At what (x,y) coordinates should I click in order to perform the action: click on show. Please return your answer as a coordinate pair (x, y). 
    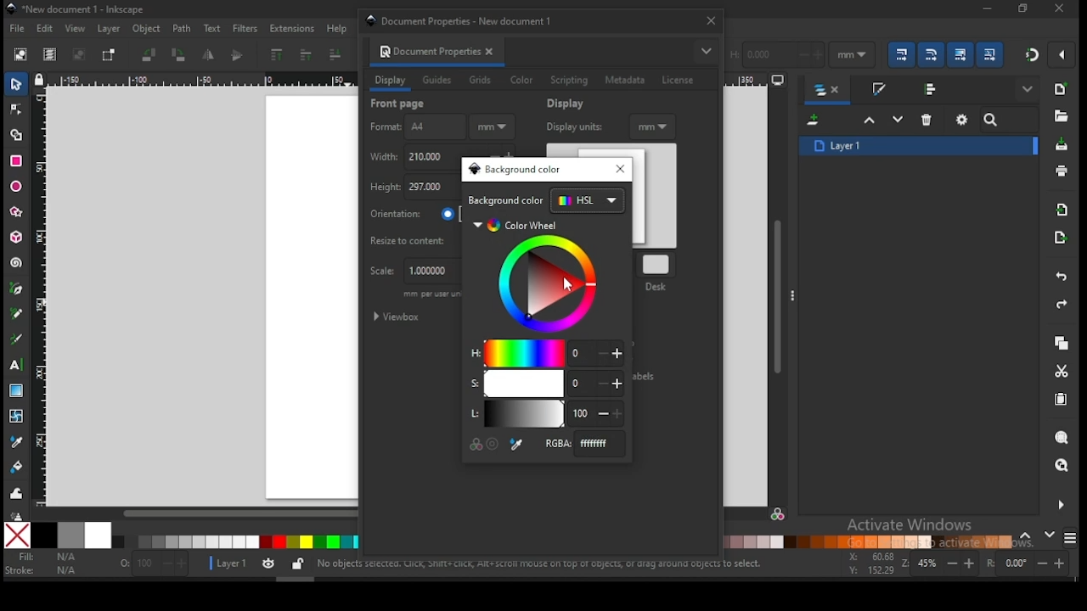
    Looking at the image, I should click on (1029, 90).